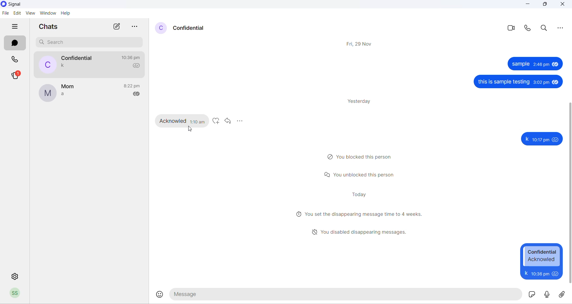 The width and height of the screenshot is (572, 304). Describe the element at coordinates (29, 13) in the screenshot. I see `view` at that location.